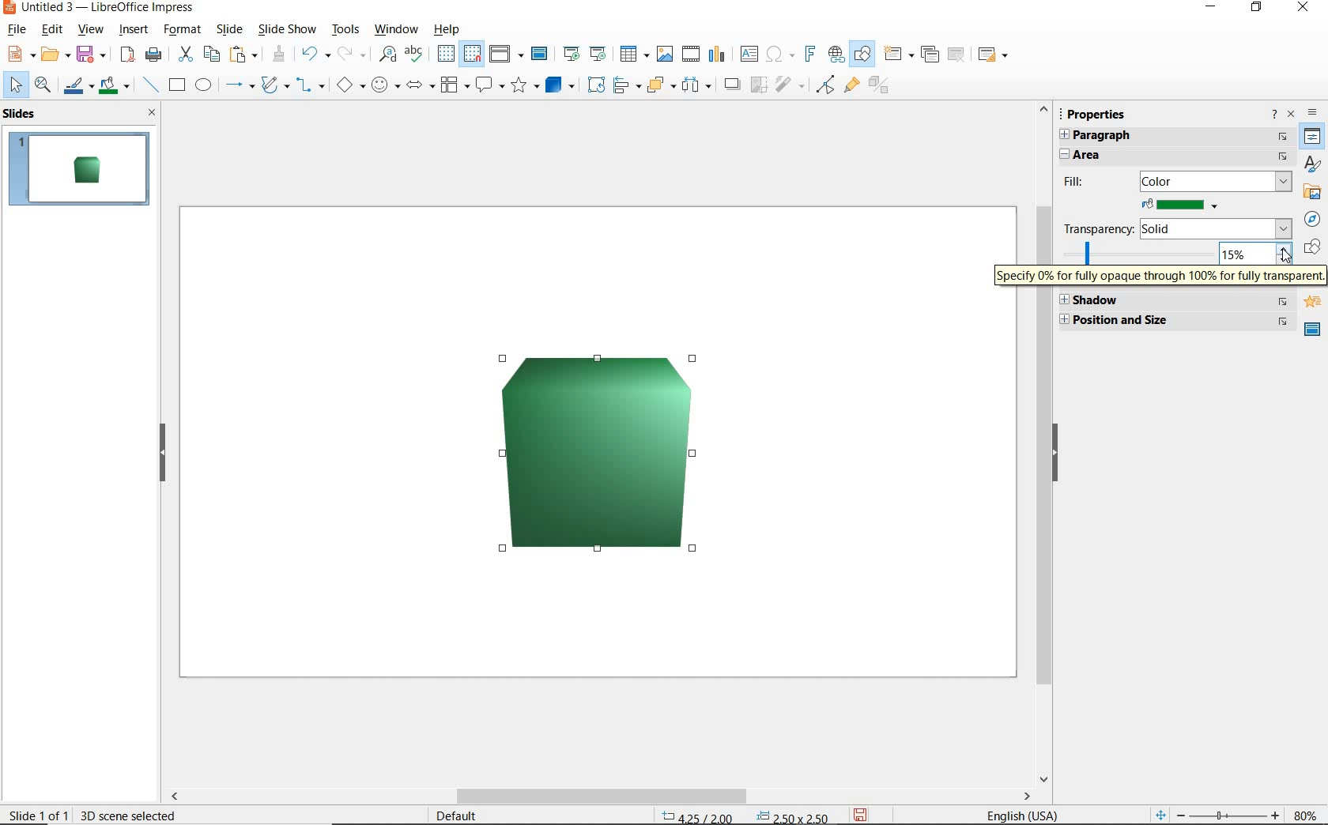 This screenshot has height=825, width=1328. I want to click on ZOOM FACTOR, so click(1303, 812).